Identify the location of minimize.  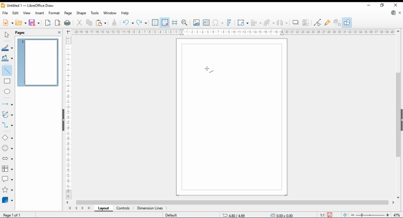
(369, 5).